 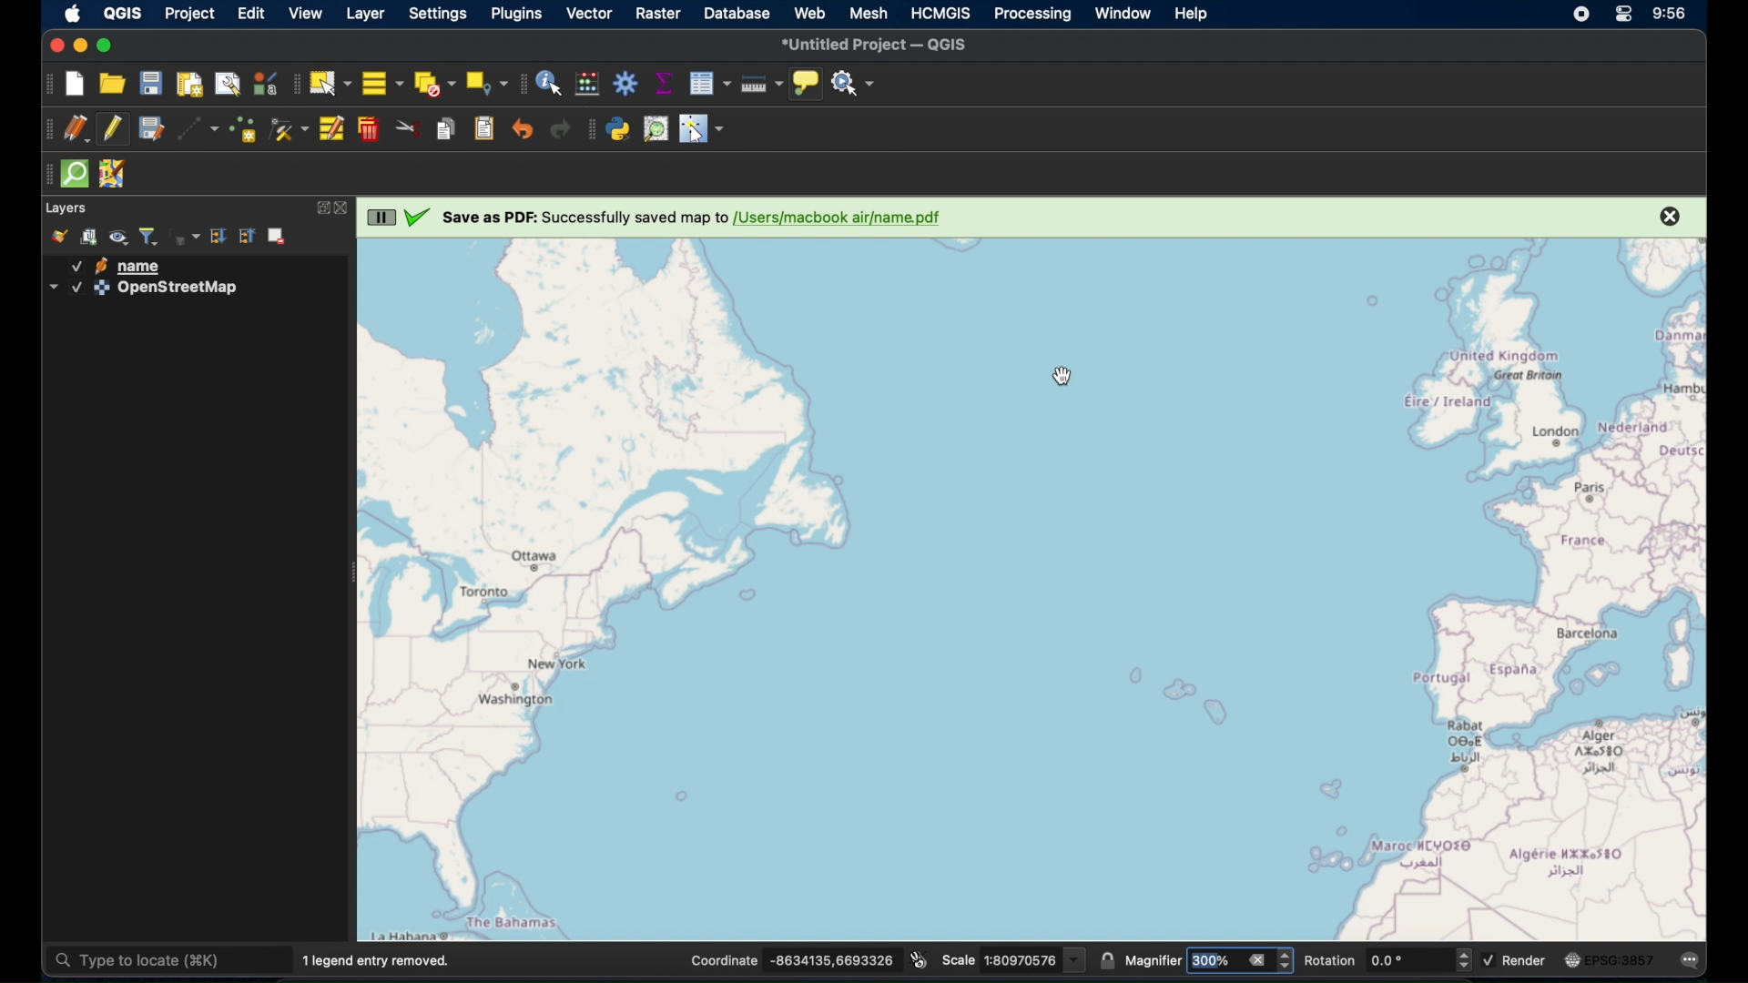 I want to click on expand all, so click(x=220, y=236).